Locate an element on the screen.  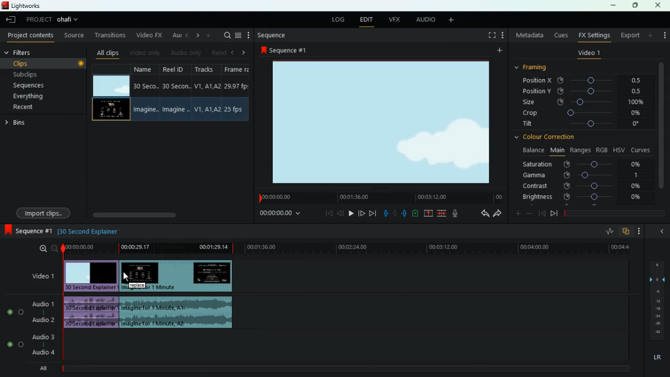
forward is located at coordinates (372, 214).